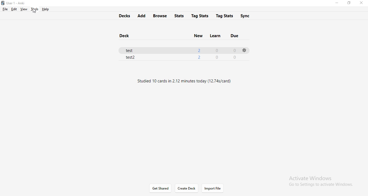 The width and height of the screenshot is (368, 196). What do you see at coordinates (349, 3) in the screenshot?
I see `restore` at bounding box center [349, 3].